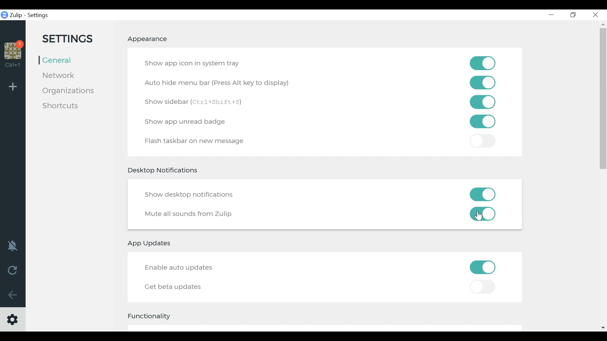  What do you see at coordinates (12, 270) in the screenshot?
I see `Reload` at bounding box center [12, 270].